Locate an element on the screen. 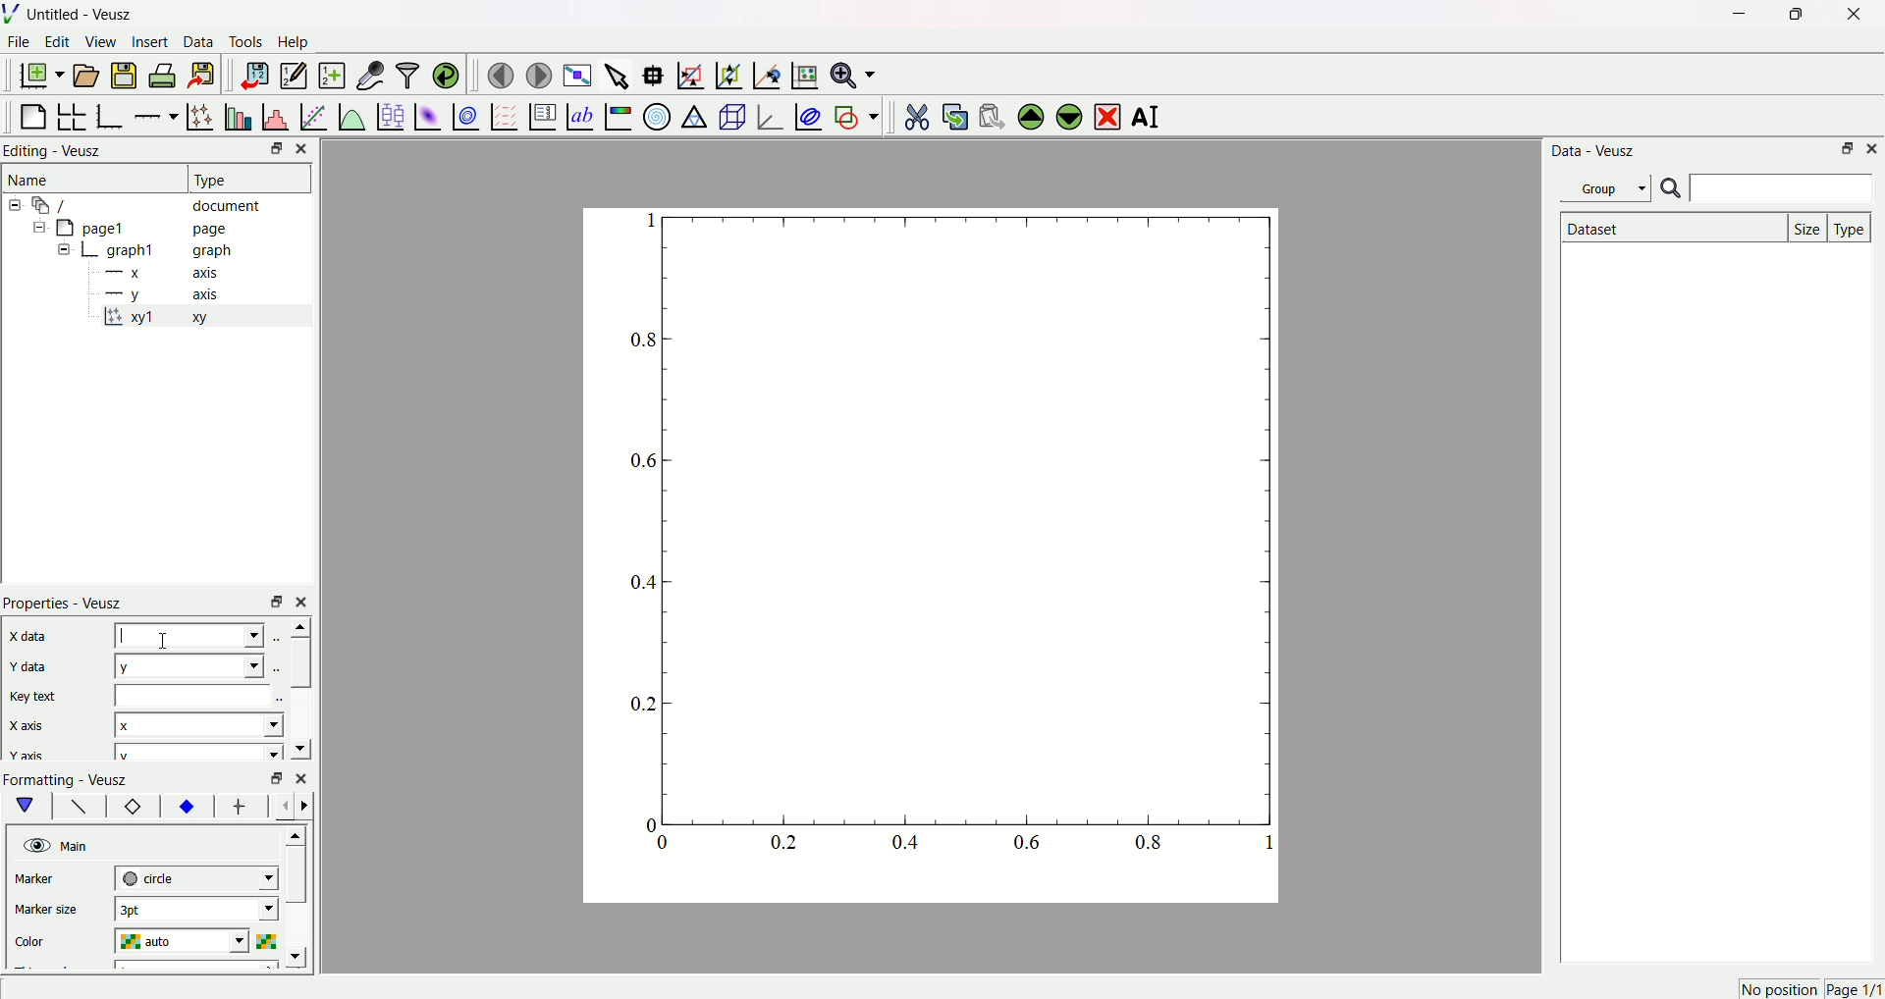  plot box plots is located at coordinates (390, 114).